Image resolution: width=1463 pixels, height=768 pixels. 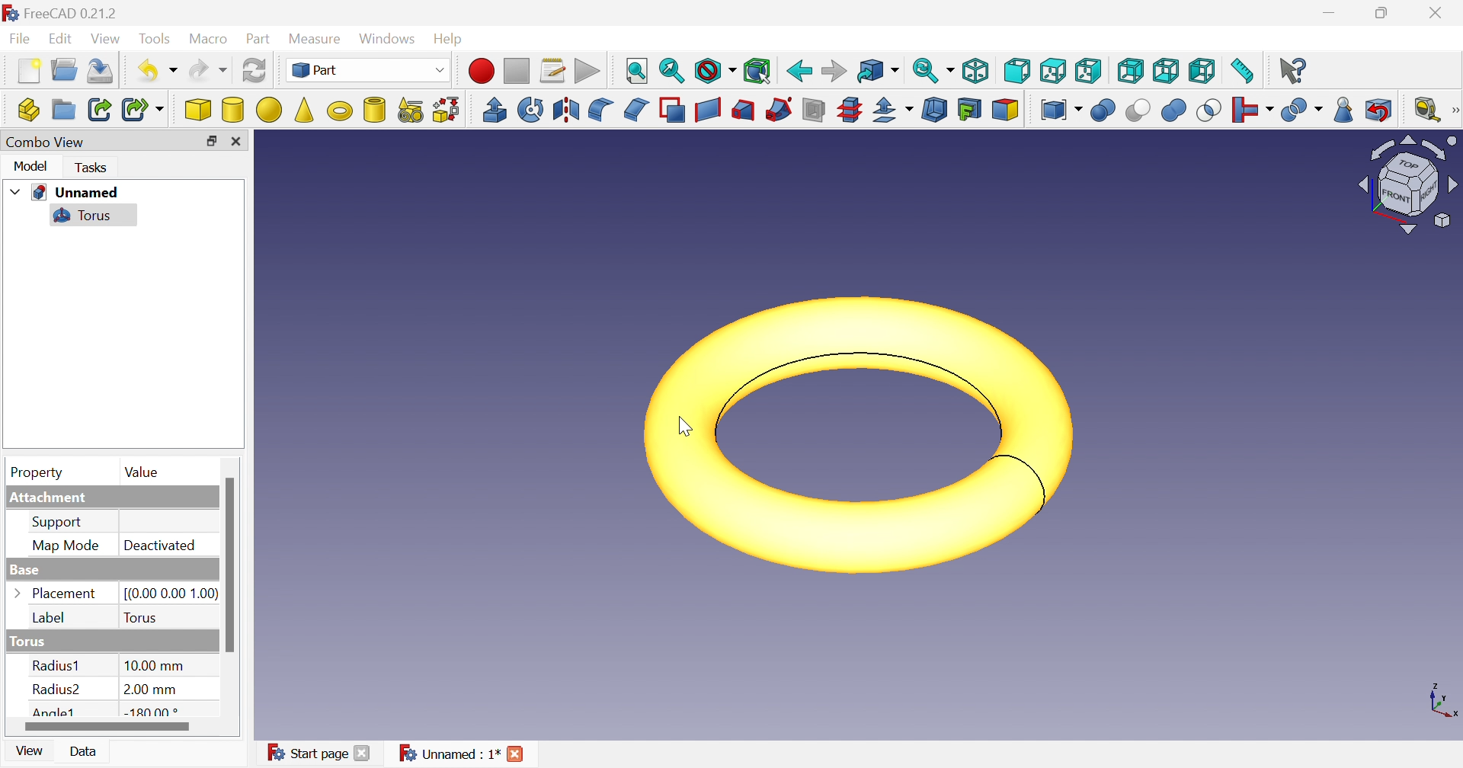 I want to click on Create primitives, so click(x=412, y=110).